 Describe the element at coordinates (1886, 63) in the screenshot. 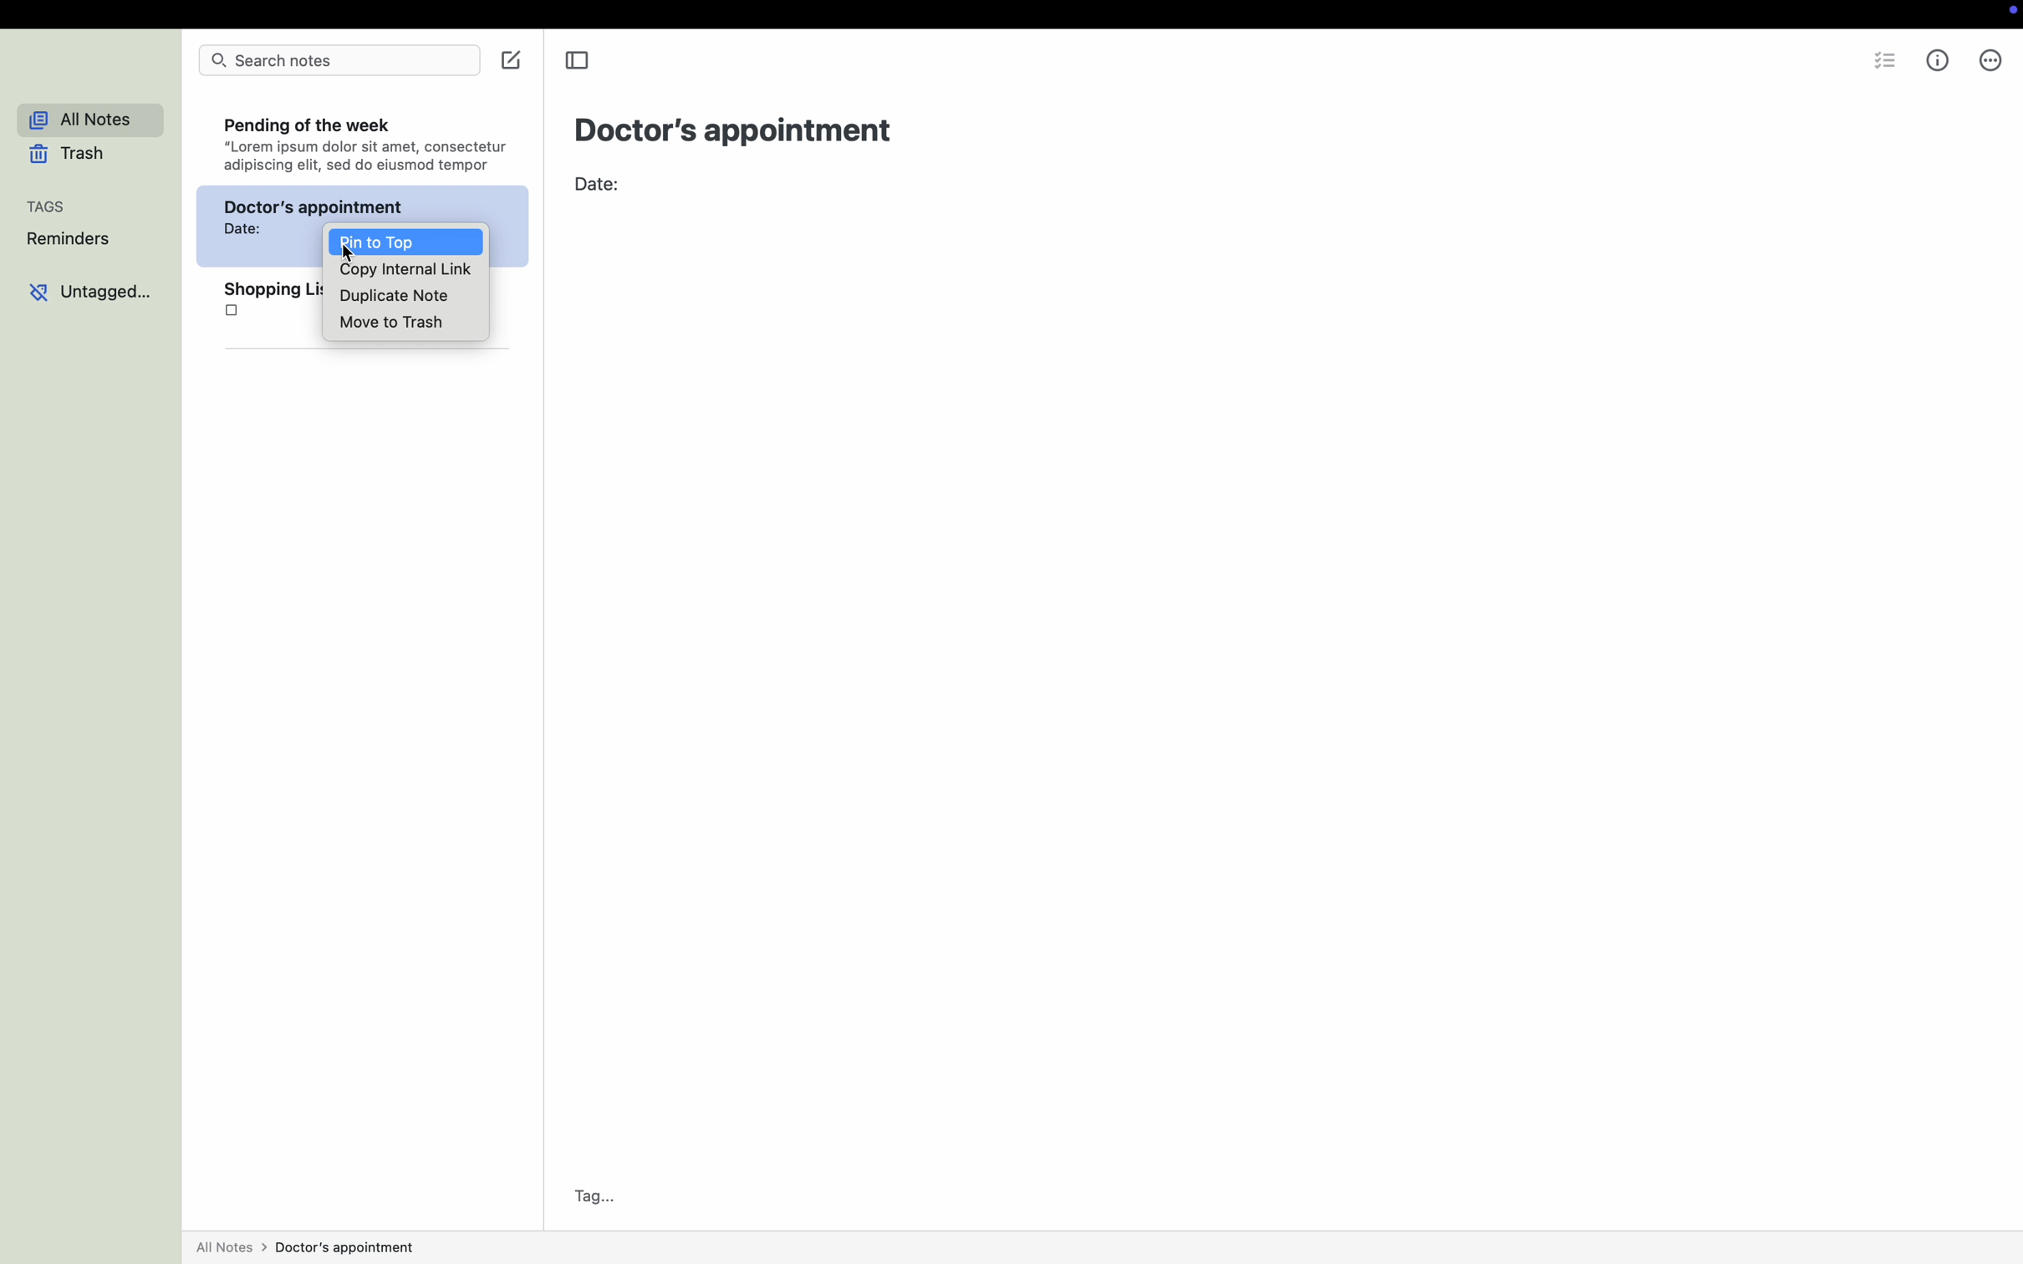

I see `insert checklist` at that location.